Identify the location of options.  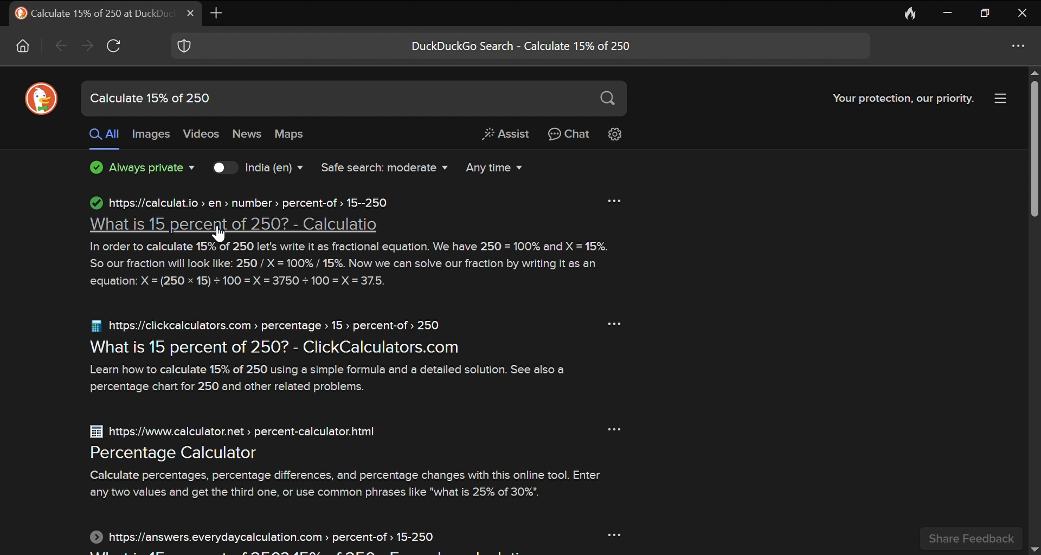
(611, 534).